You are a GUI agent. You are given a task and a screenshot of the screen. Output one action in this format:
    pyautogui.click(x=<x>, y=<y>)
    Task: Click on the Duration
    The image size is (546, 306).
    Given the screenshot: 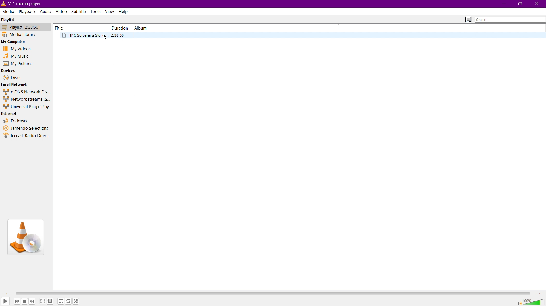 What is the action you would take?
    pyautogui.click(x=119, y=28)
    